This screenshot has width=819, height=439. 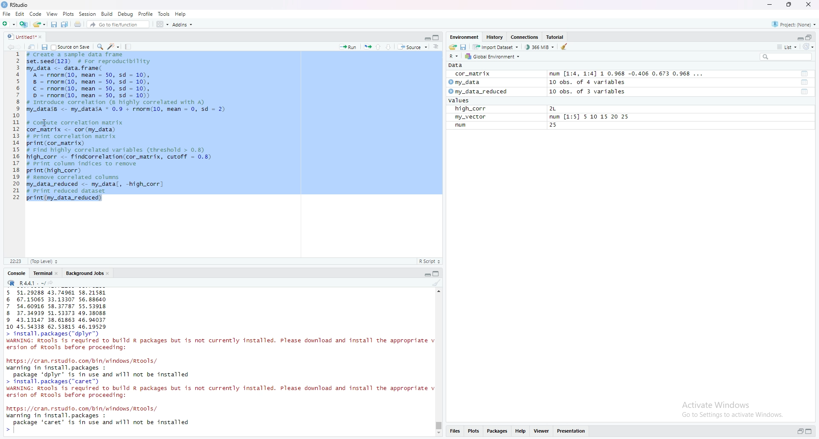 What do you see at coordinates (85, 274) in the screenshot?
I see `Background Jobs` at bounding box center [85, 274].